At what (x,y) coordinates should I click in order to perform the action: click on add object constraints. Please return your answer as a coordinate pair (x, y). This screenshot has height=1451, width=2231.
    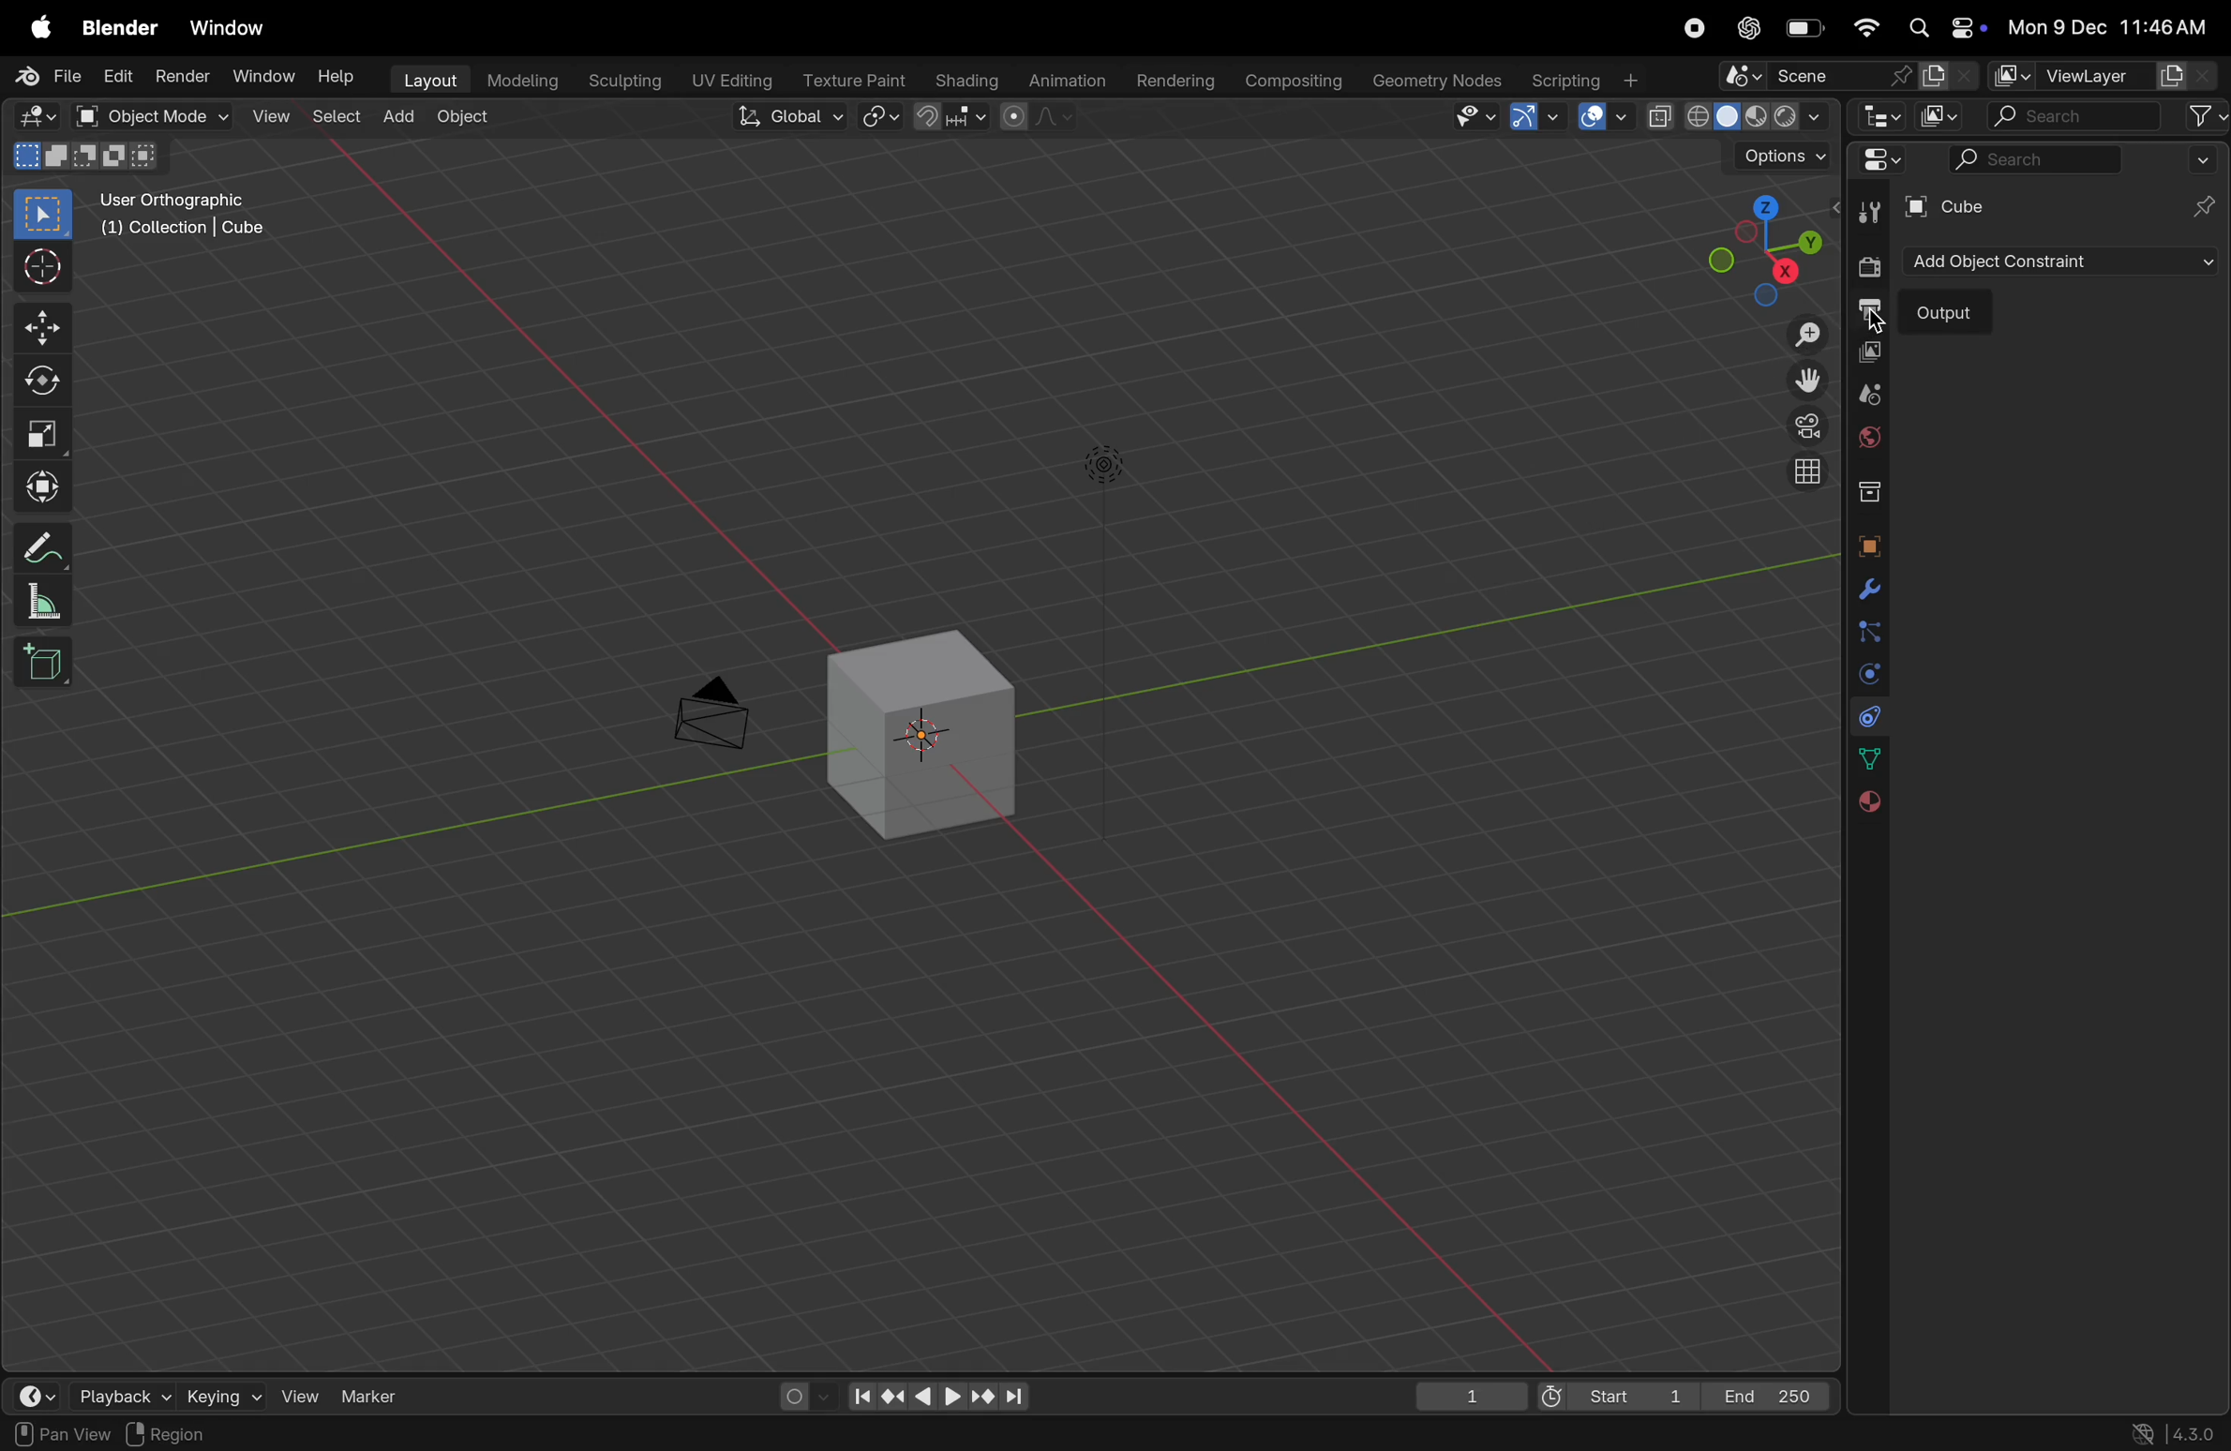
    Looking at the image, I should click on (2070, 262).